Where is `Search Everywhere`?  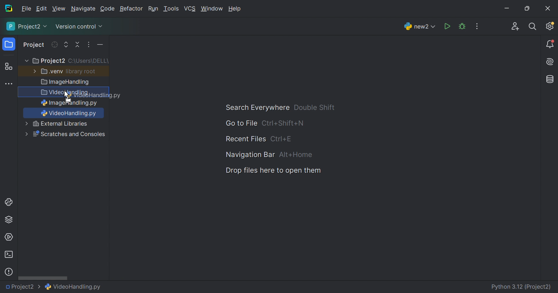 Search Everywhere is located at coordinates (255, 108).